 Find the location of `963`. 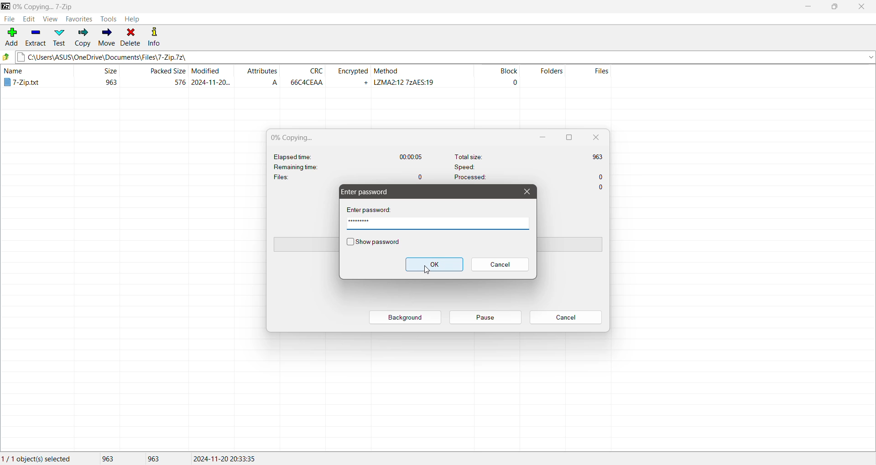

963 is located at coordinates (158, 459).